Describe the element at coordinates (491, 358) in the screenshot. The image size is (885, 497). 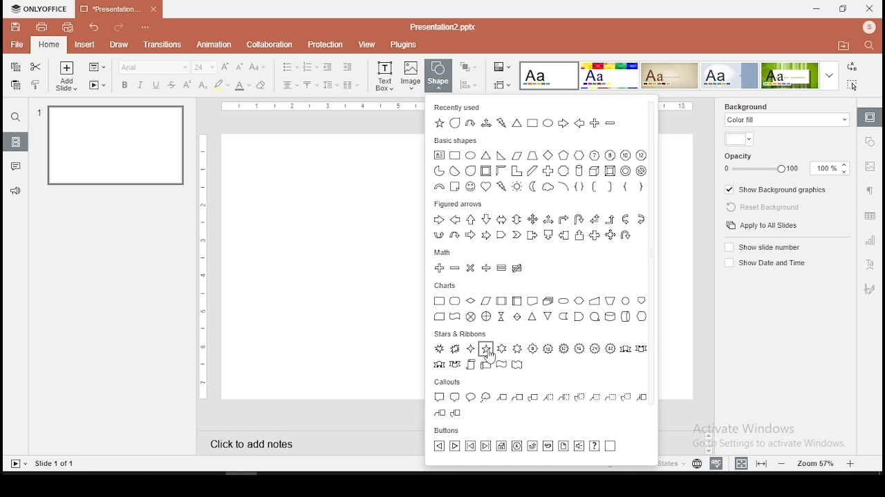
I see `mouse pointer` at that location.